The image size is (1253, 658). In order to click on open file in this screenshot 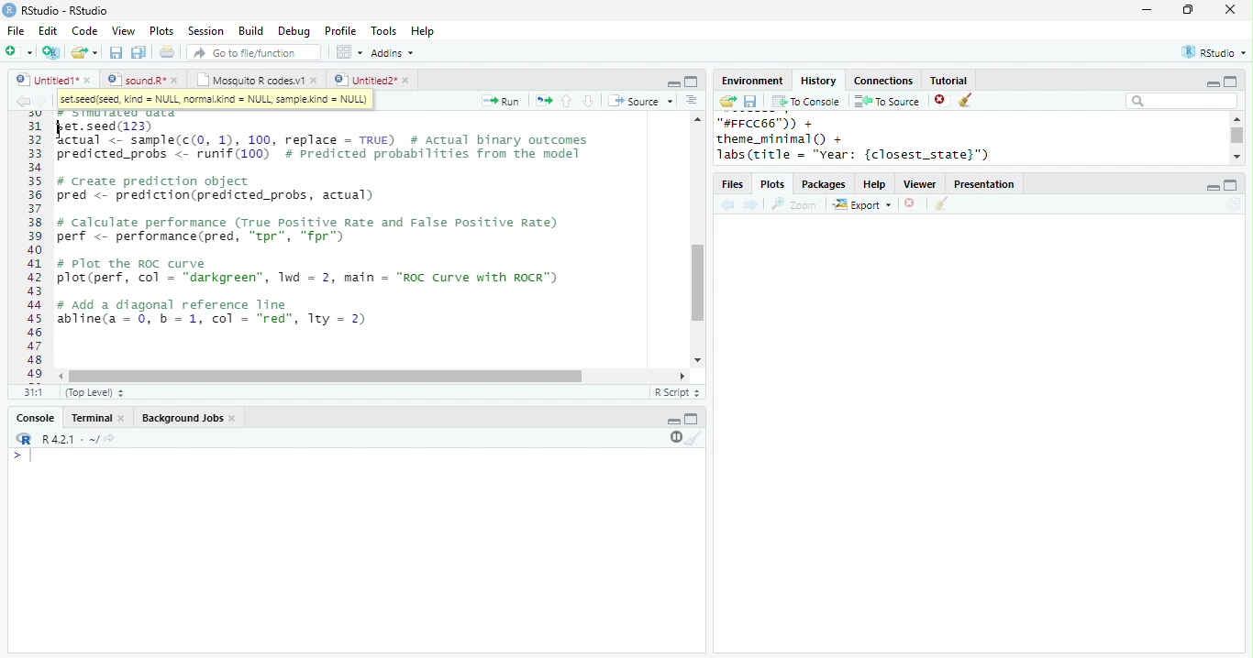, I will do `click(84, 52)`.